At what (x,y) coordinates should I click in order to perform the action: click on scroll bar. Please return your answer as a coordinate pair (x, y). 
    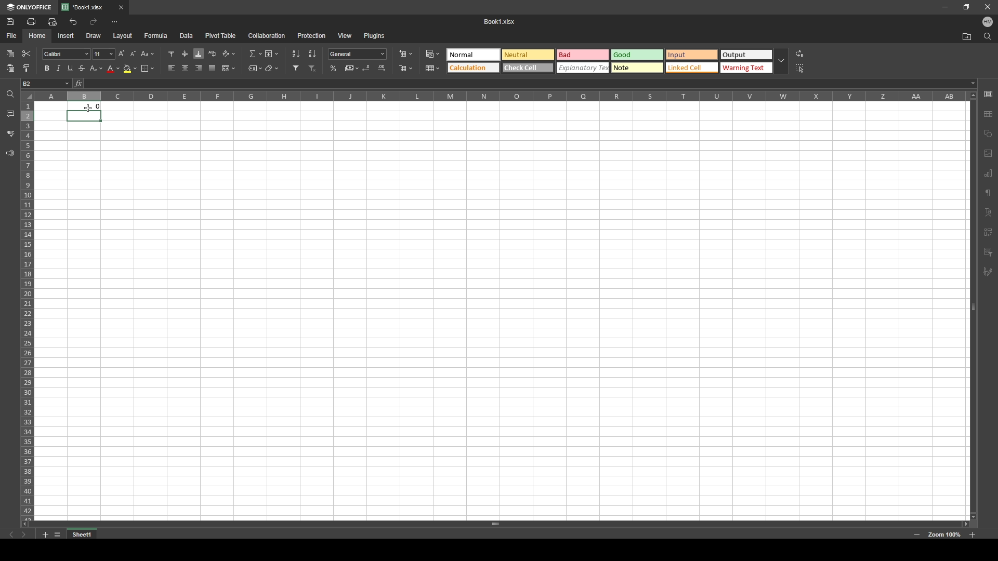
    Looking at the image, I should click on (972, 304).